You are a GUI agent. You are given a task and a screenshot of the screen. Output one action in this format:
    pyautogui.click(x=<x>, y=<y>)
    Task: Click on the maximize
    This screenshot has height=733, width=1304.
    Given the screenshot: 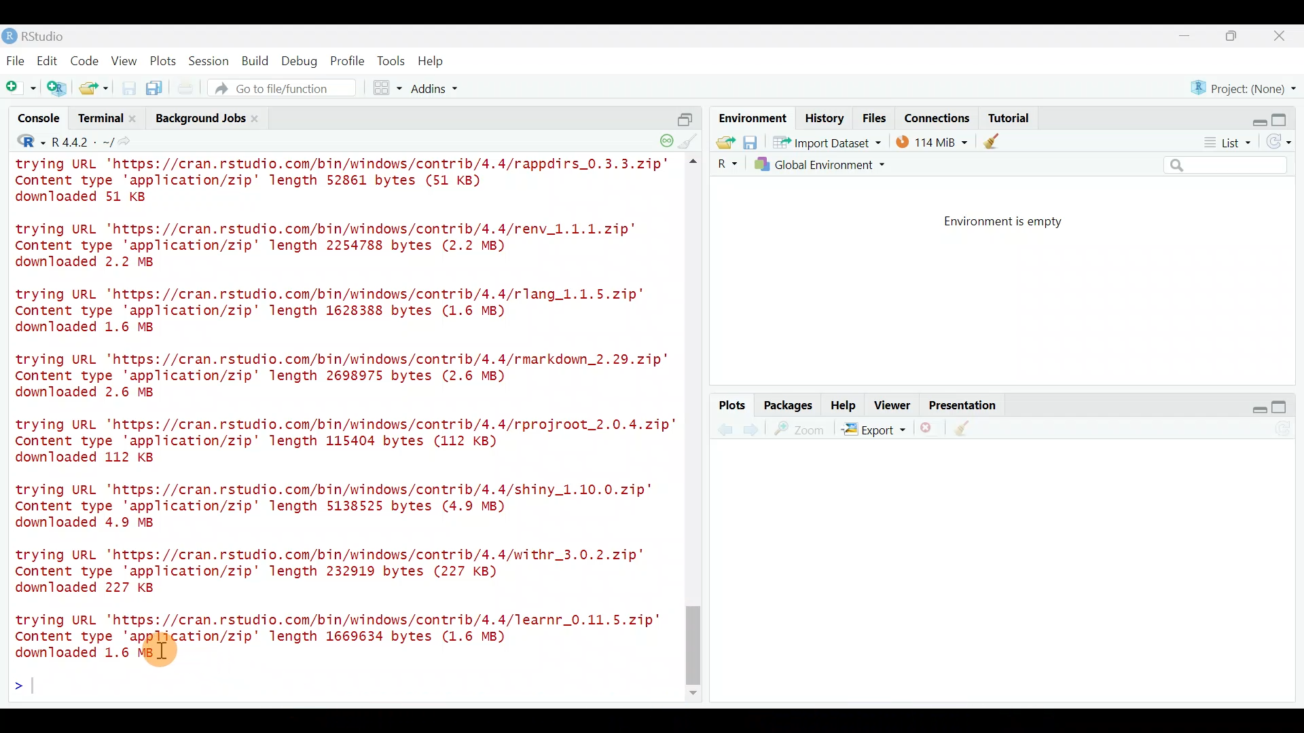 What is the action you would take?
    pyautogui.click(x=1235, y=35)
    